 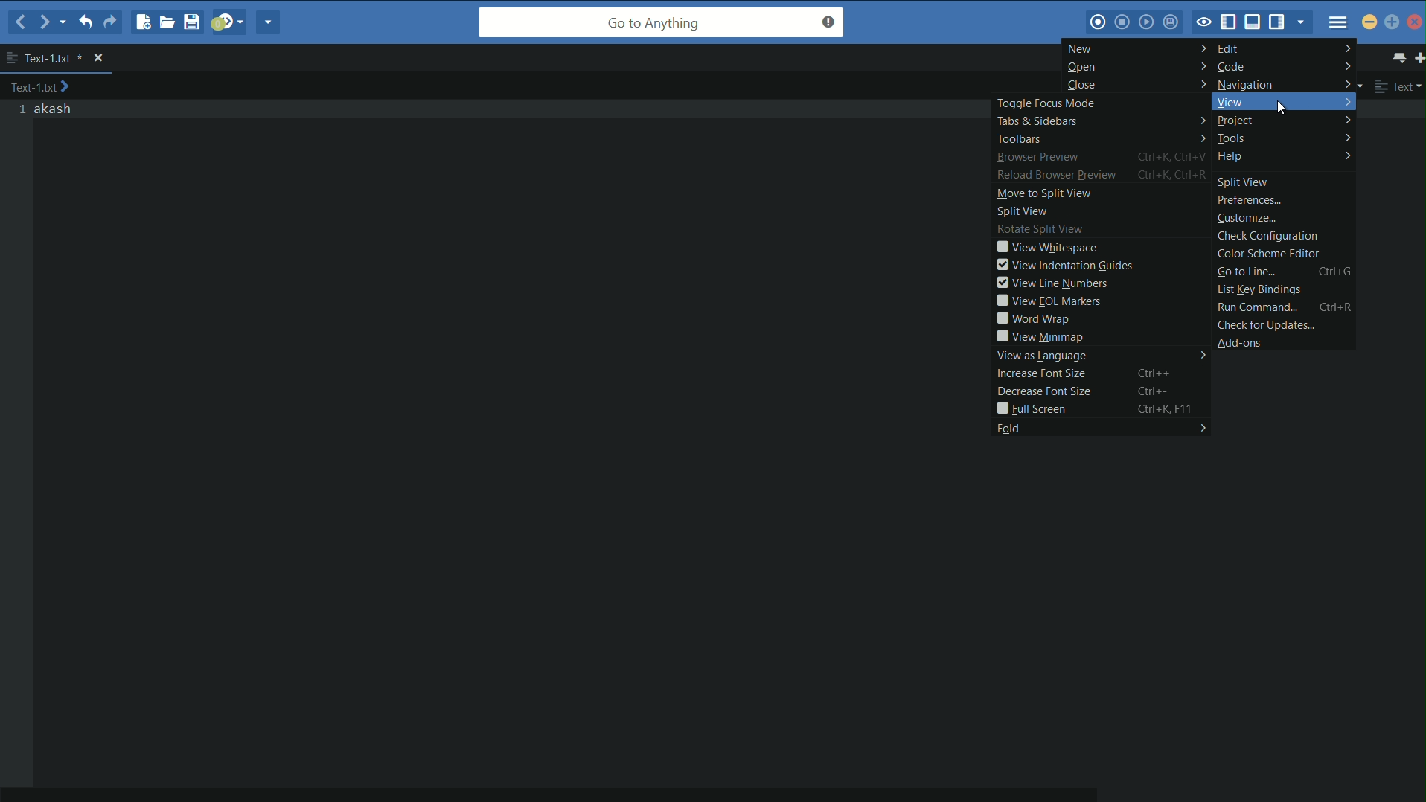 I want to click on line nnumber, so click(x=24, y=110).